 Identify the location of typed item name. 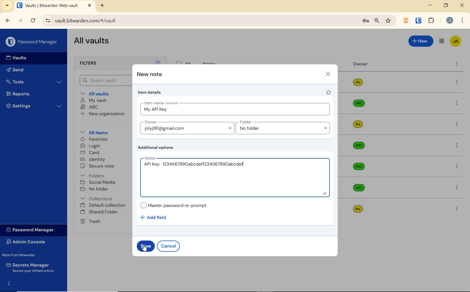
(155, 110).